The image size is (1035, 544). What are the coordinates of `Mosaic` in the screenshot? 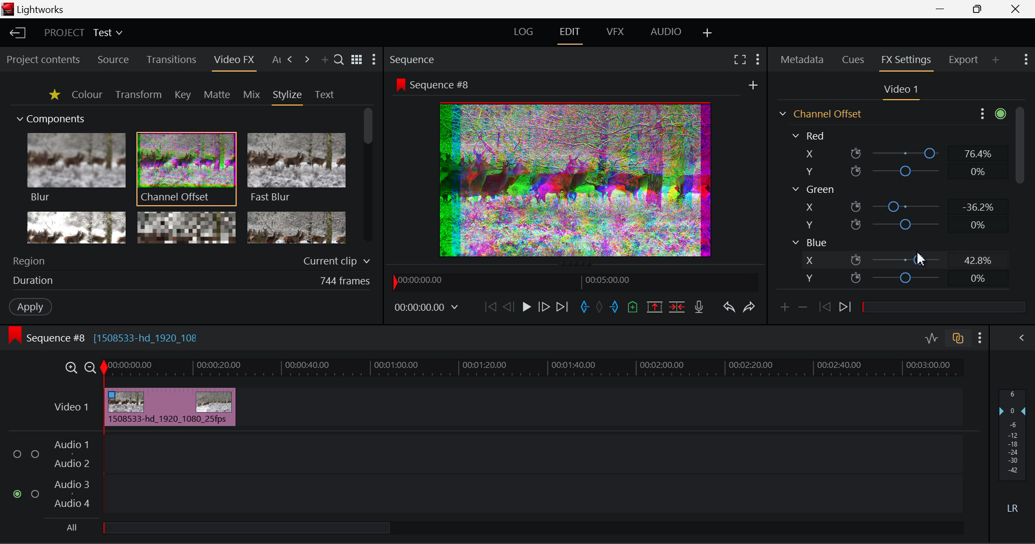 It's located at (187, 227).